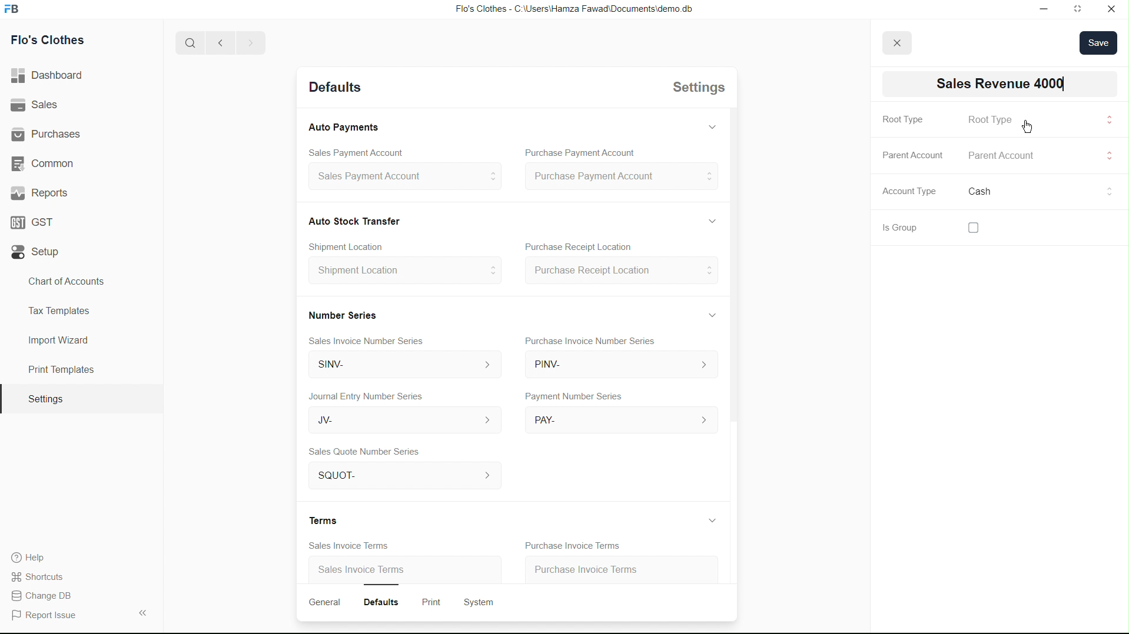  I want to click on Shipment Location, so click(404, 275).